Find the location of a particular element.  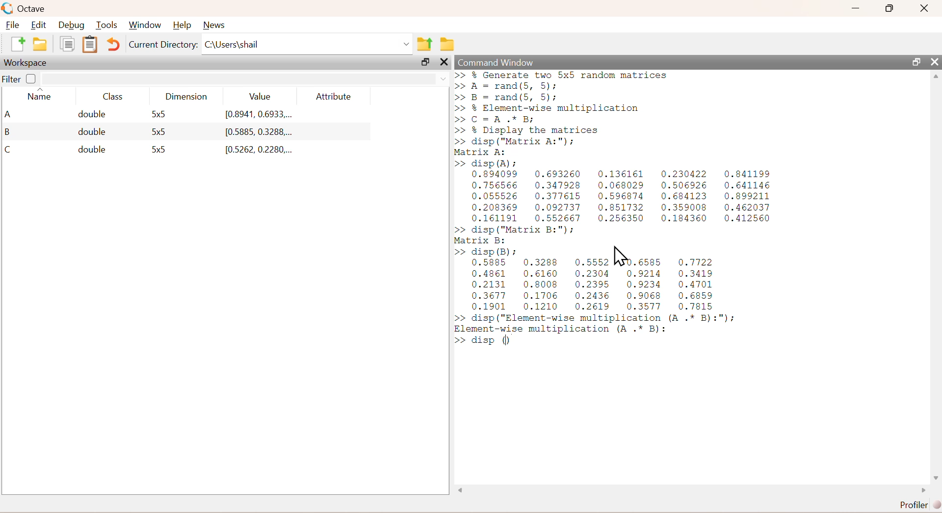

Window is located at coordinates (146, 24).